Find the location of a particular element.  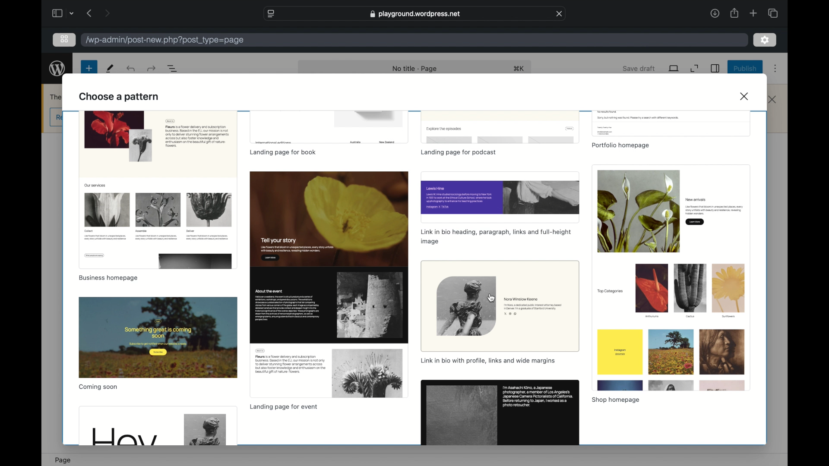

landing page for podcast is located at coordinates (459, 153).